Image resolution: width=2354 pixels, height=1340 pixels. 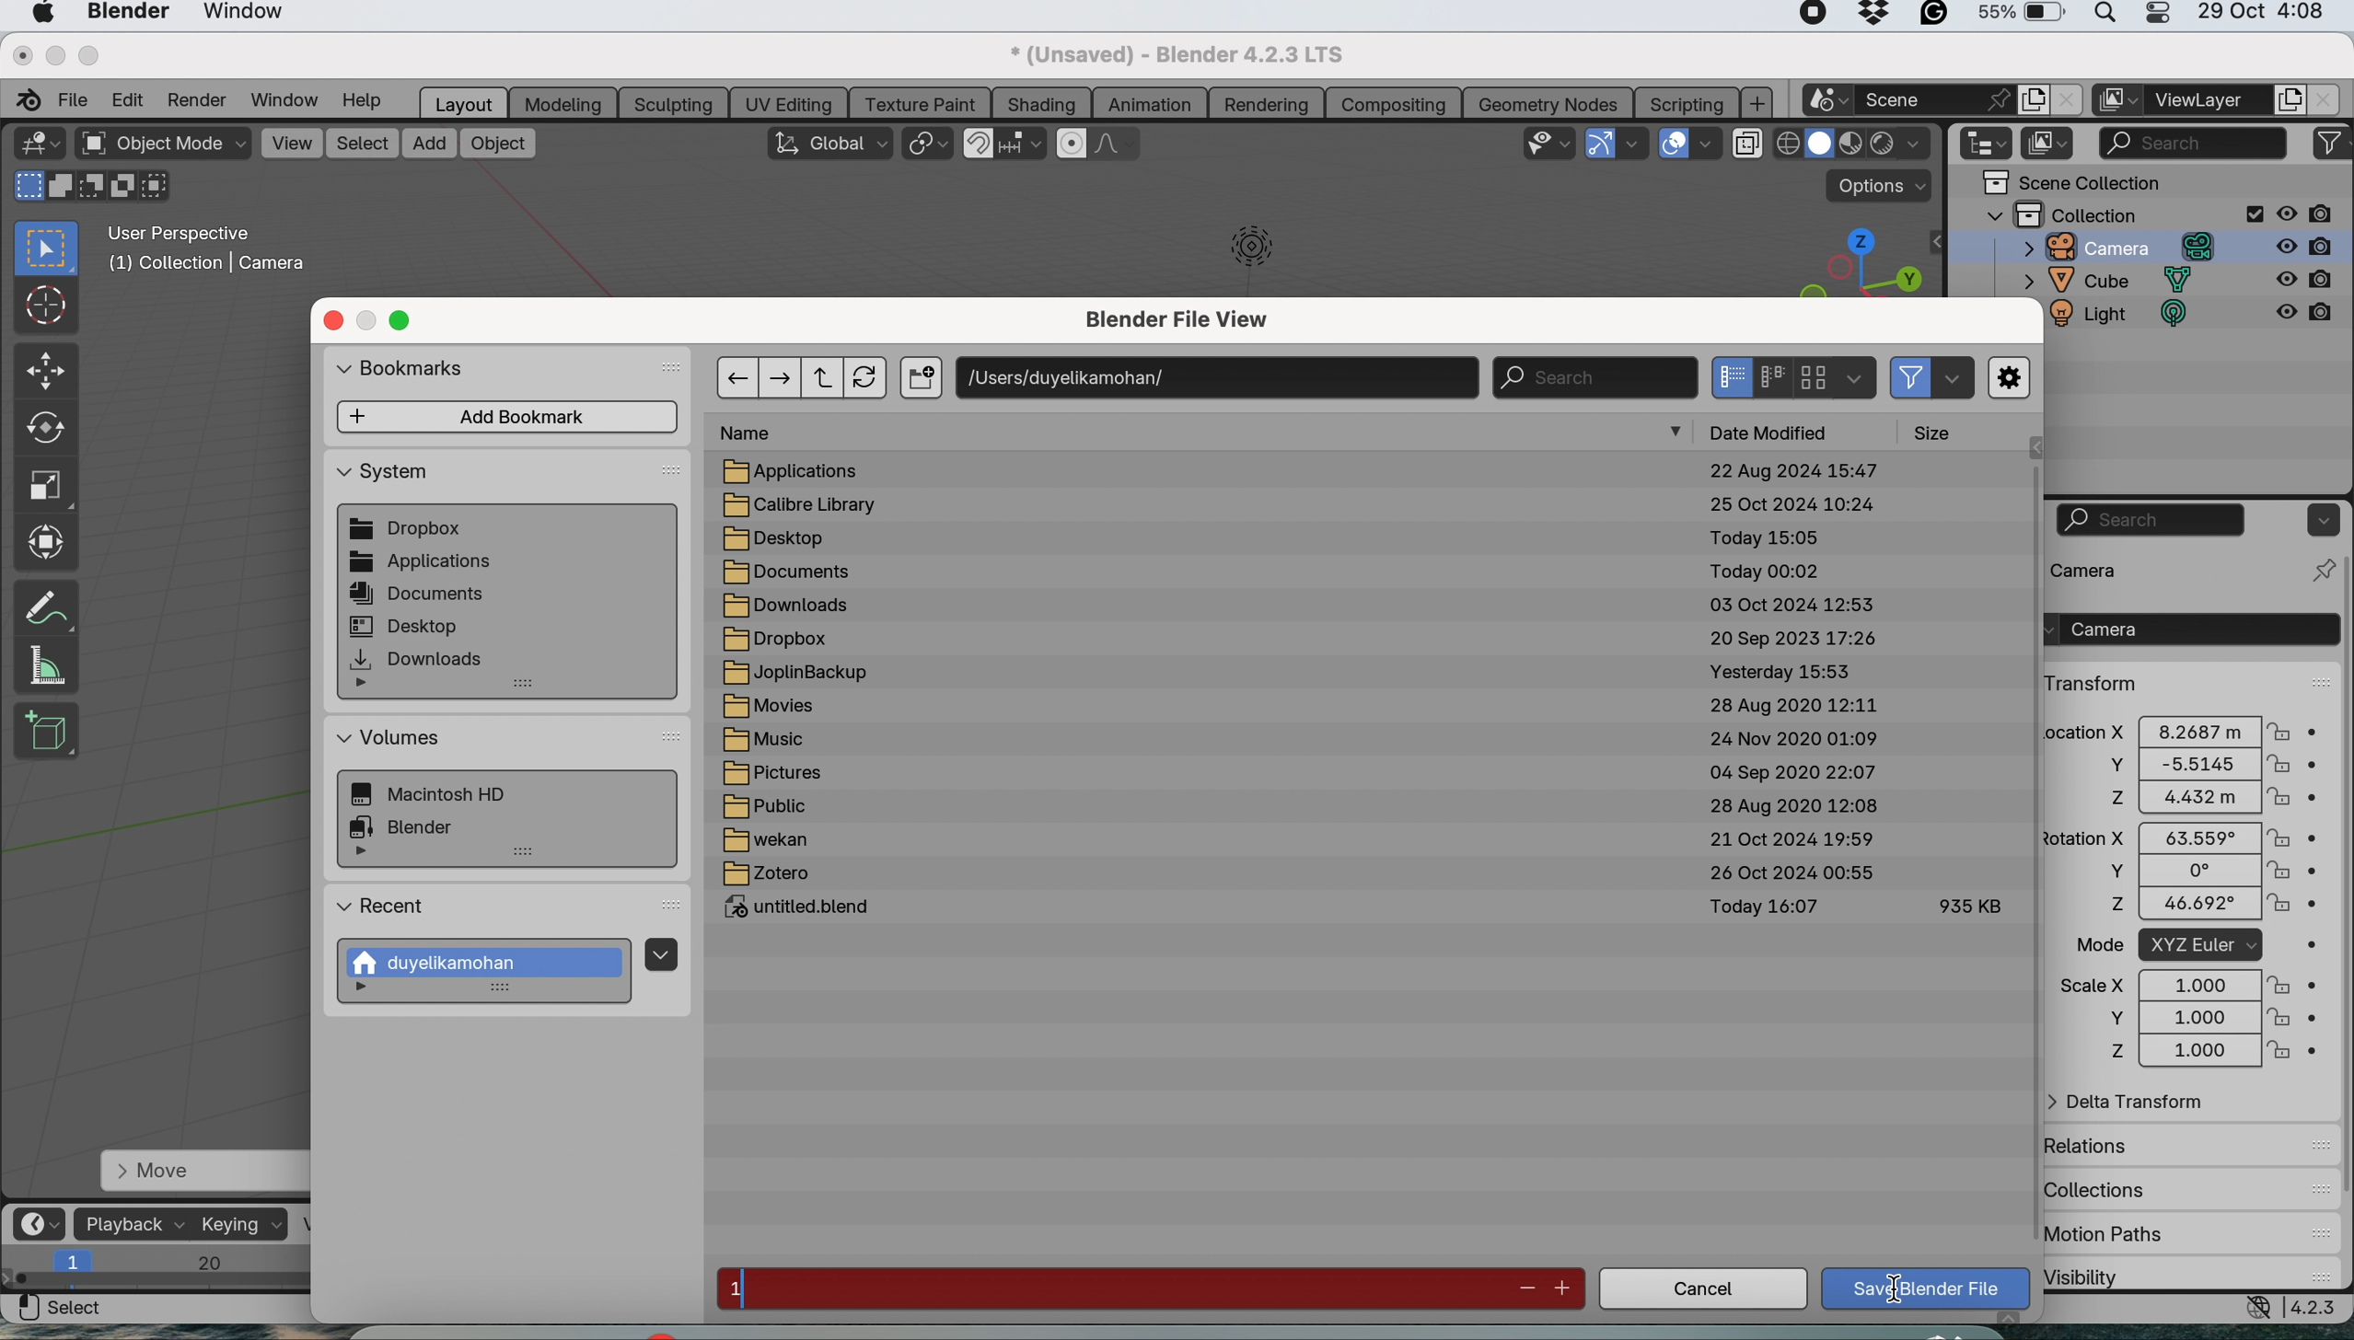 What do you see at coordinates (2033, 100) in the screenshot?
I see `add new scene` at bounding box center [2033, 100].